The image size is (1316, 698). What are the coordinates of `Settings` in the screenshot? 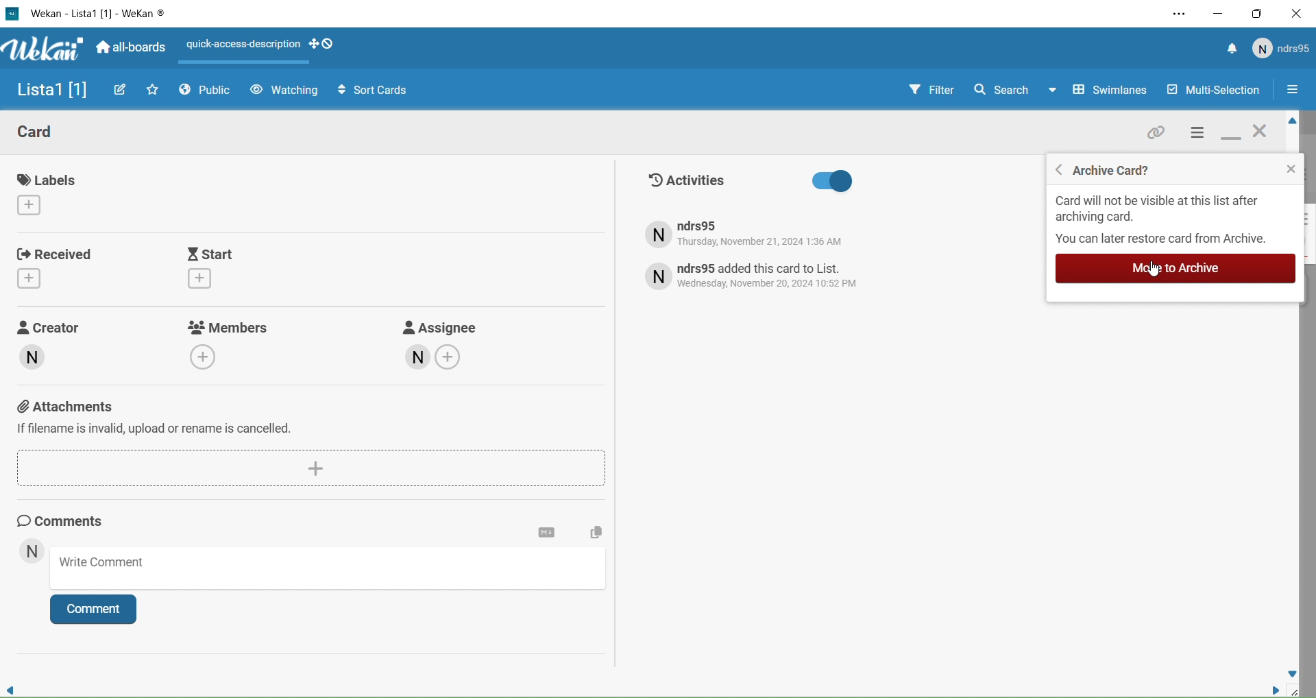 It's located at (1198, 136).